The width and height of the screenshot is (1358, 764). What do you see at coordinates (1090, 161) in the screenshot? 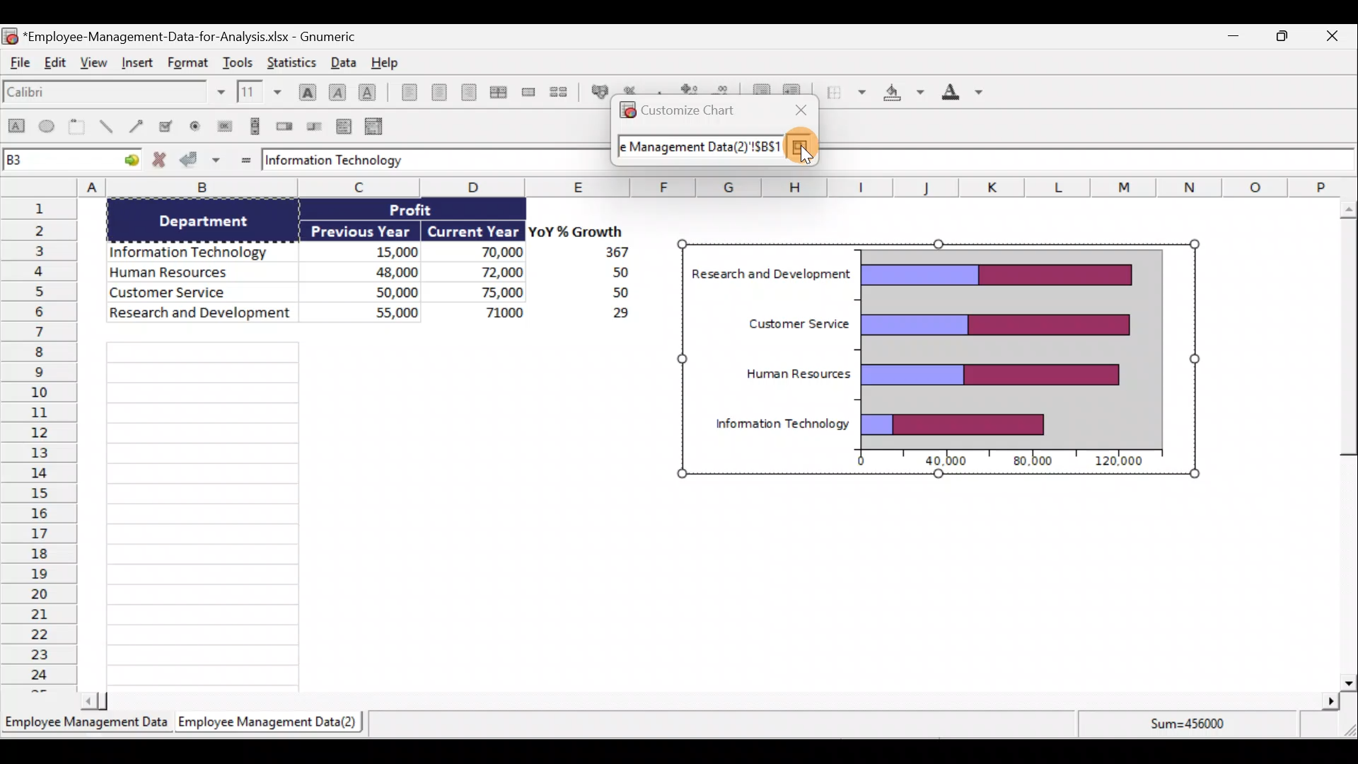
I see `Formula bar` at bounding box center [1090, 161].